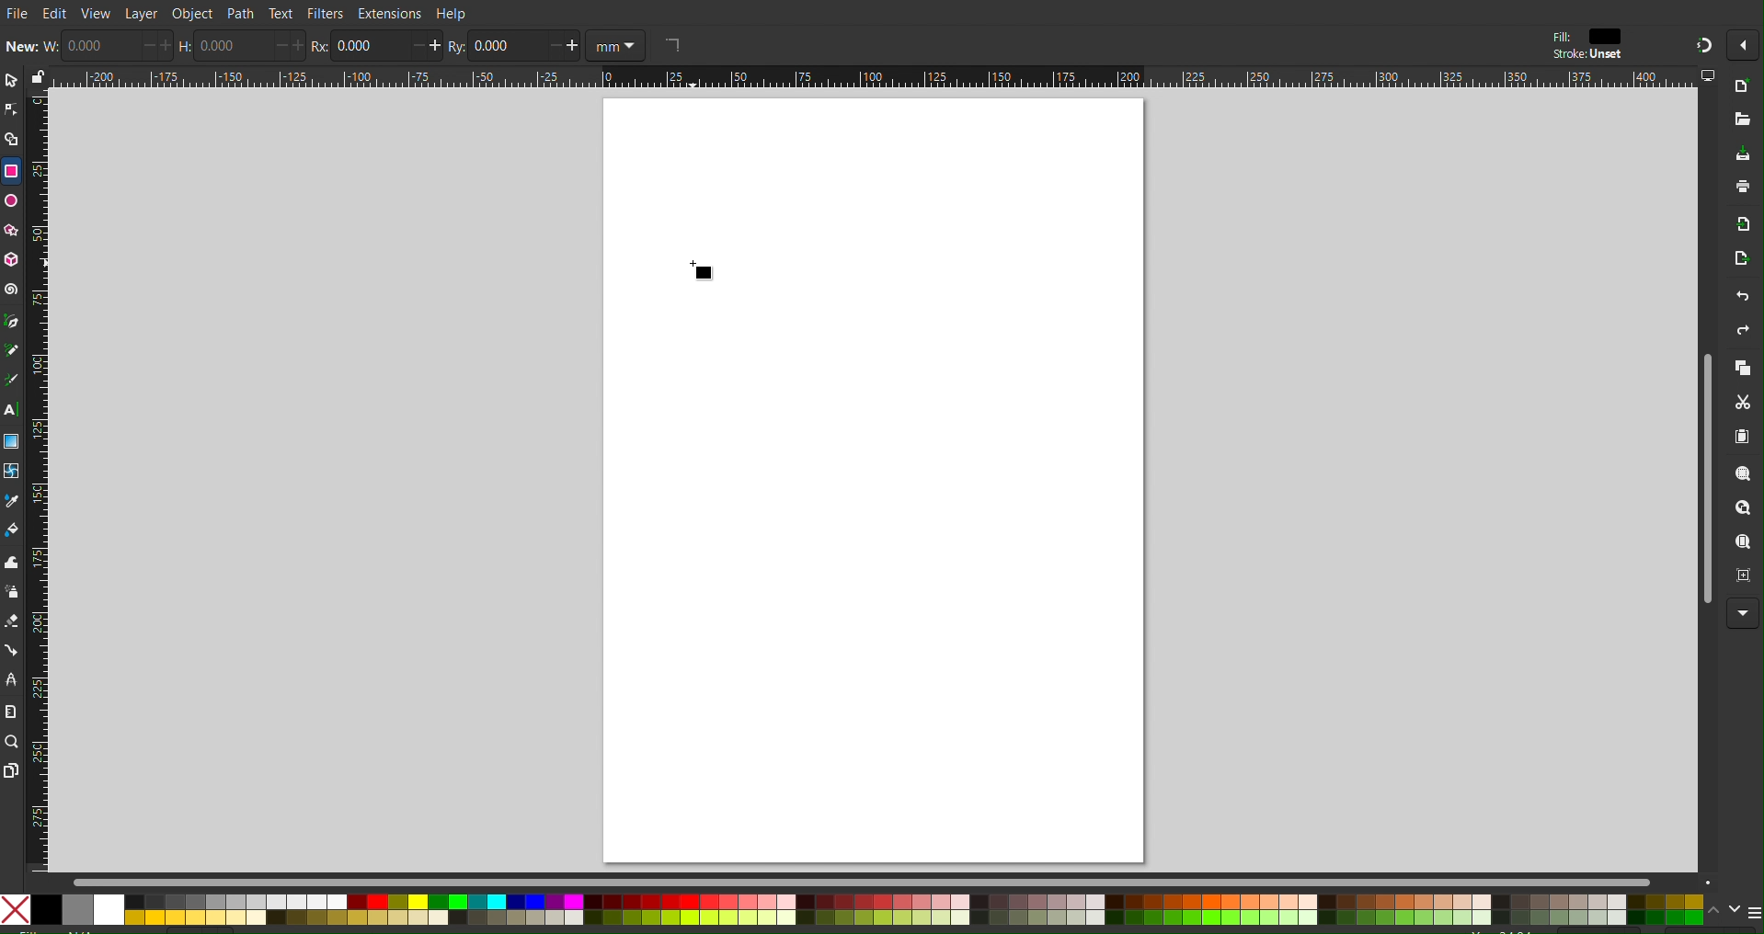 This screenshot has width=1764, height=934. I want to click on Open Export, so click(1733, 263).